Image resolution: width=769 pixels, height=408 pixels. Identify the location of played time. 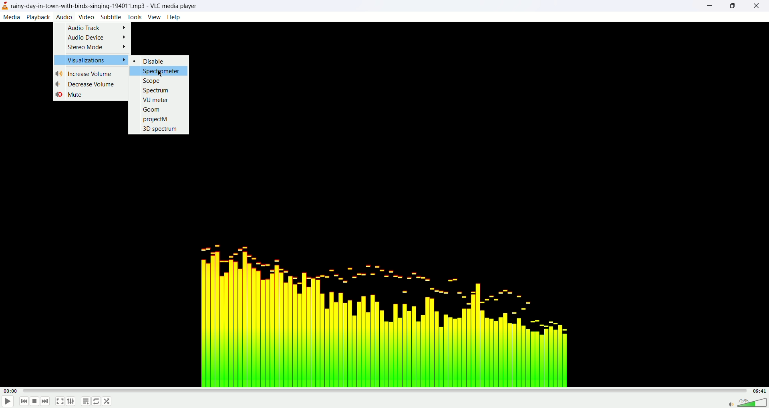
(9, 390).